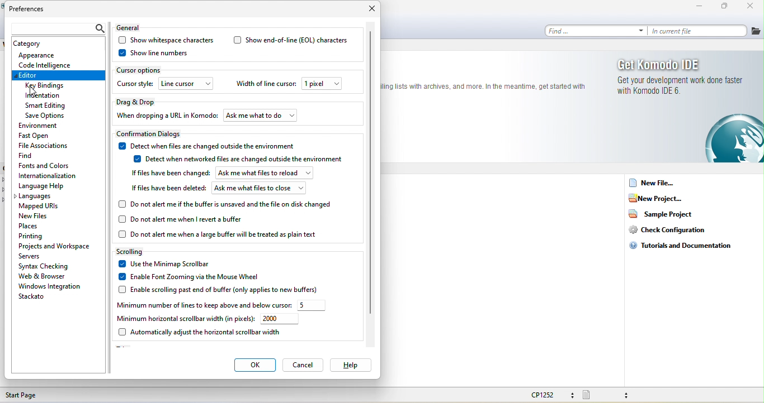 This screenshot has width=764, height=403. What do you see at coordinates (684, 244) in the screenshot?
I see `tutorials and documentation` at bounding box center [684, 244].